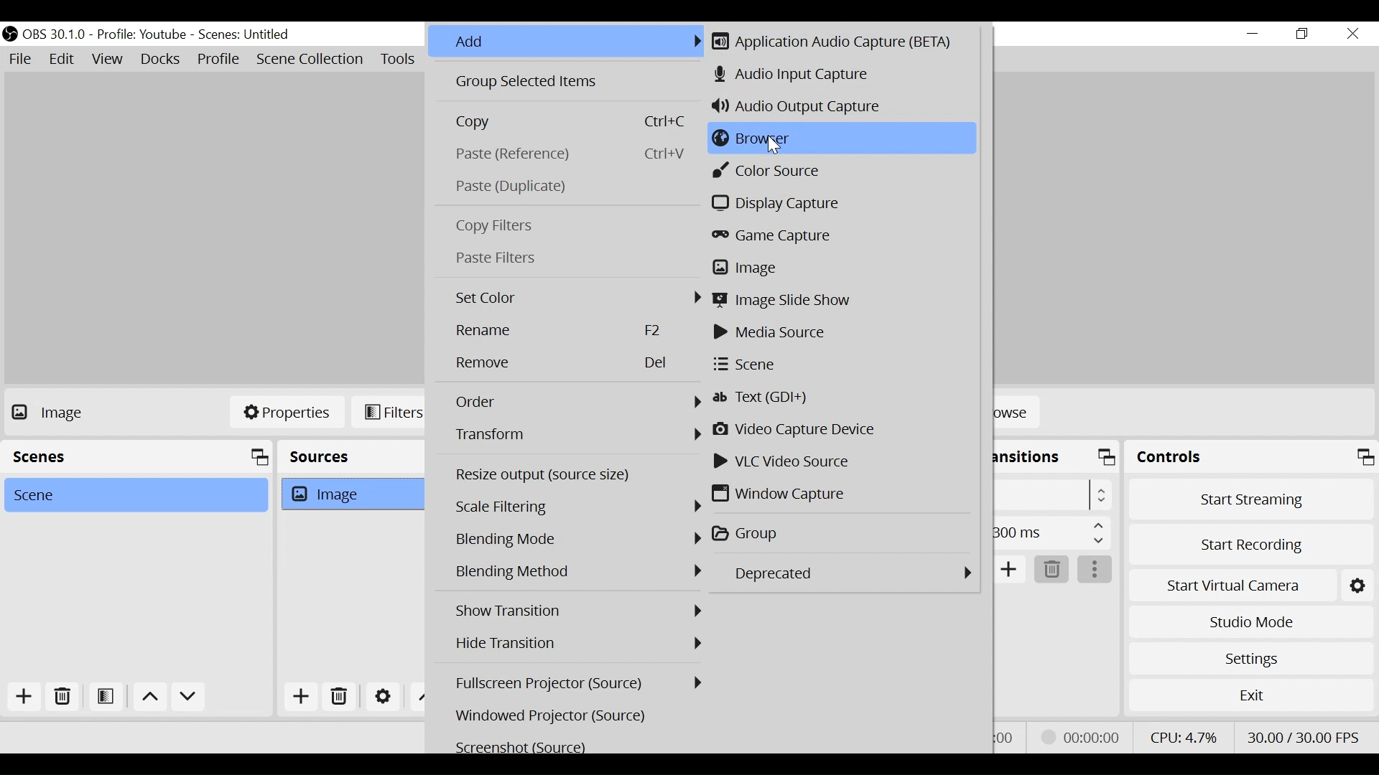 Image resolution: width=1379 pixels, height=775 pixels. Describe the element at coordinates (221, 60) in the screenshot. I see `Profile` at that location.